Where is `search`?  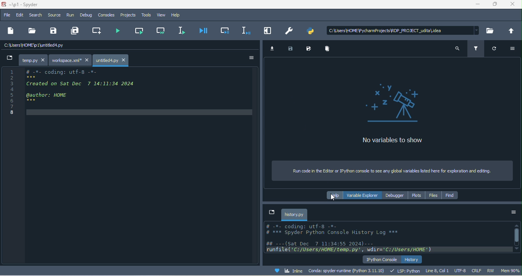
search is located at coordinates (455, 49).